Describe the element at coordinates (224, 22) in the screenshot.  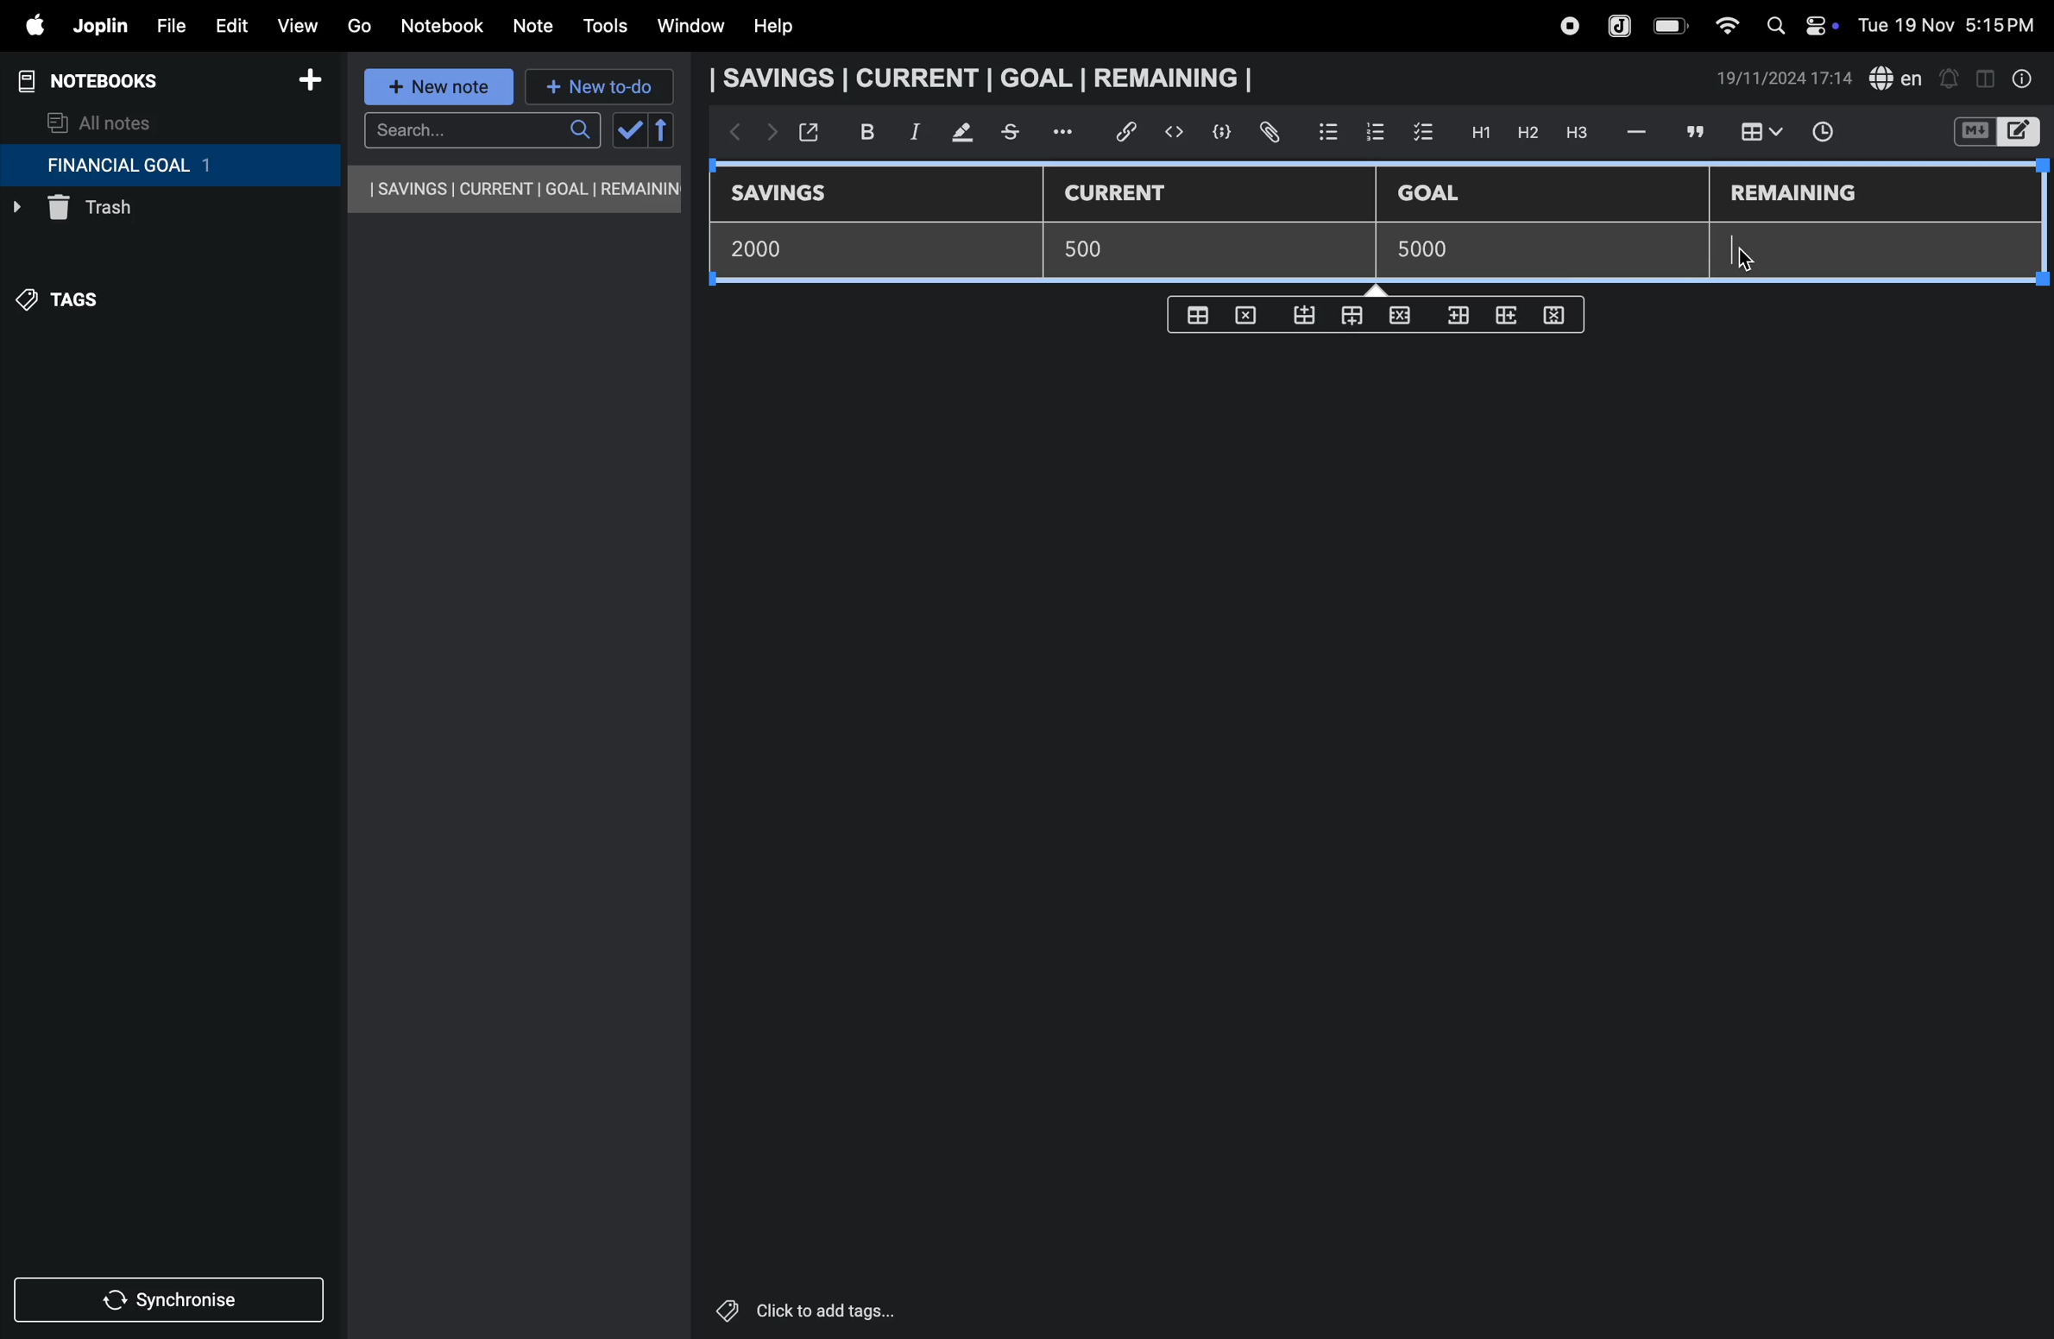
I see `edit` at that location.